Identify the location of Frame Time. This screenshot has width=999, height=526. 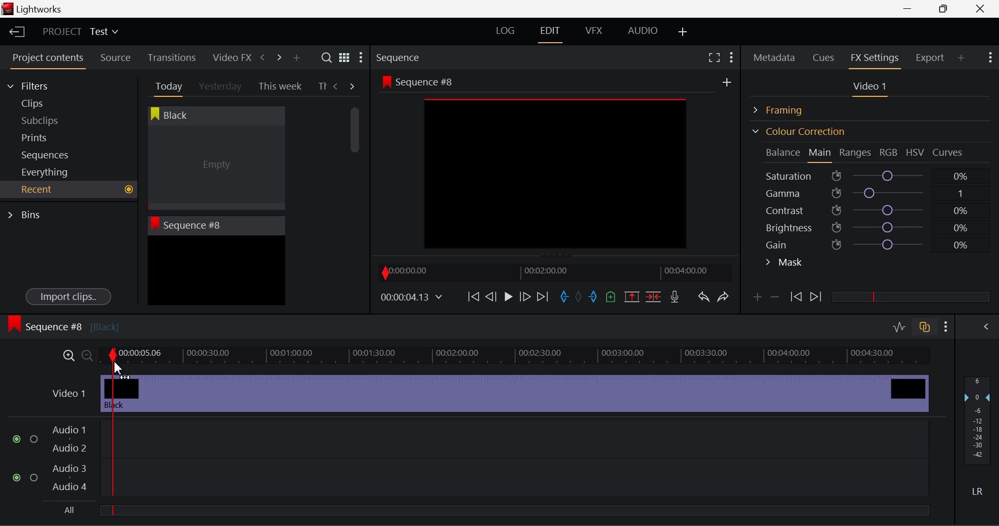
(412, 298).